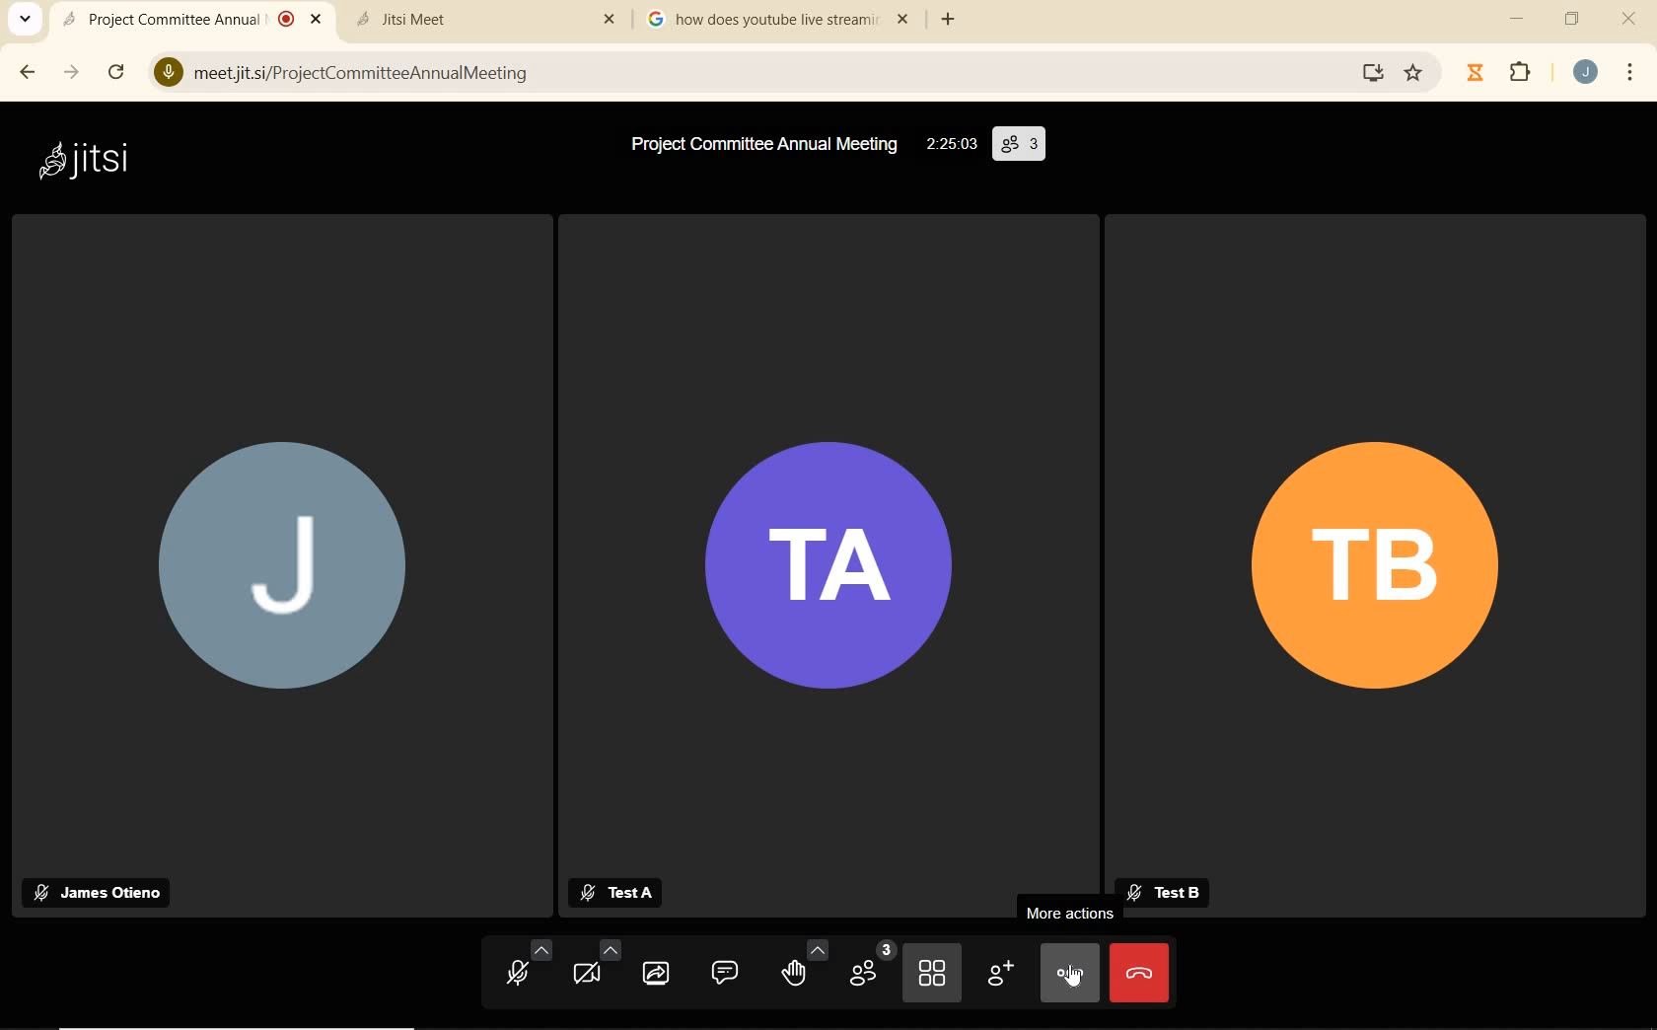 The height and width of the screenshot is (1030, 1657). I want to click on more actions, so click(1069, 971).